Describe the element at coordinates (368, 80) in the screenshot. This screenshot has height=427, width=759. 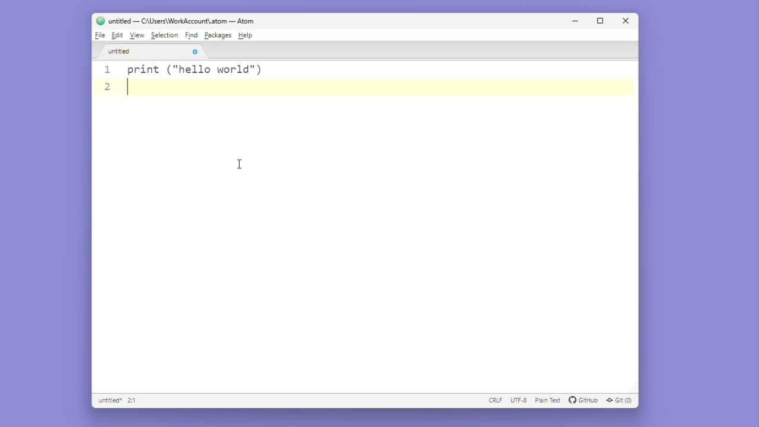
I see `1 print ("hello world" ) 2` at that location.